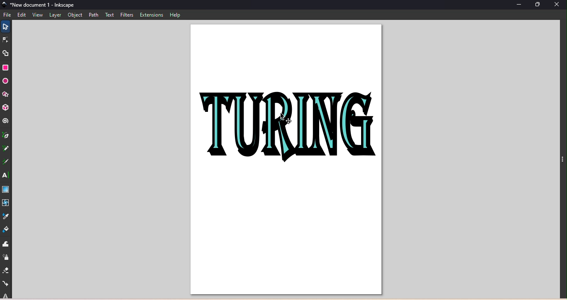 This screenshot has height=300, width=567. What do you see at coordinates (559, 6) in the screenshot?
I see `Close` at bounding box center [559, 6].